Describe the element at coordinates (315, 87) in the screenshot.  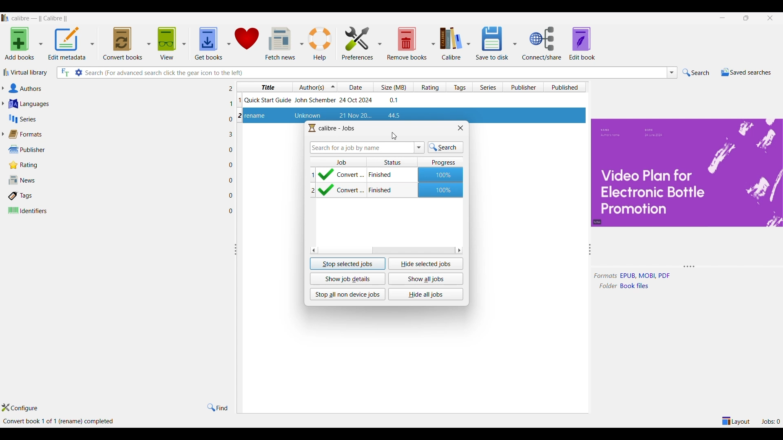
I see `Authors column, current sorting` at that location.